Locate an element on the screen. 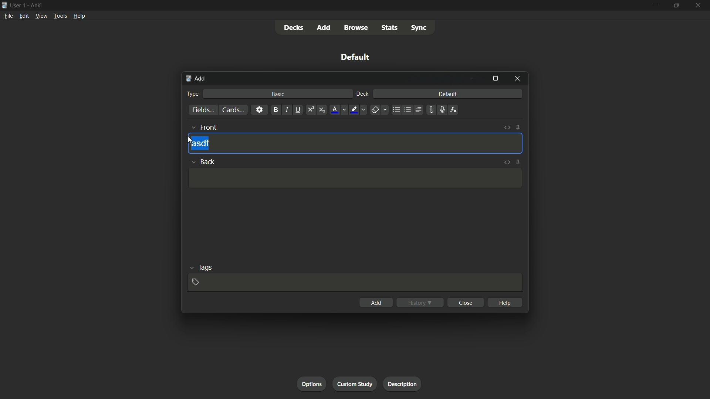 The width and height of the screenshot is (710, 399). browse is located at coordinates (356, 28).